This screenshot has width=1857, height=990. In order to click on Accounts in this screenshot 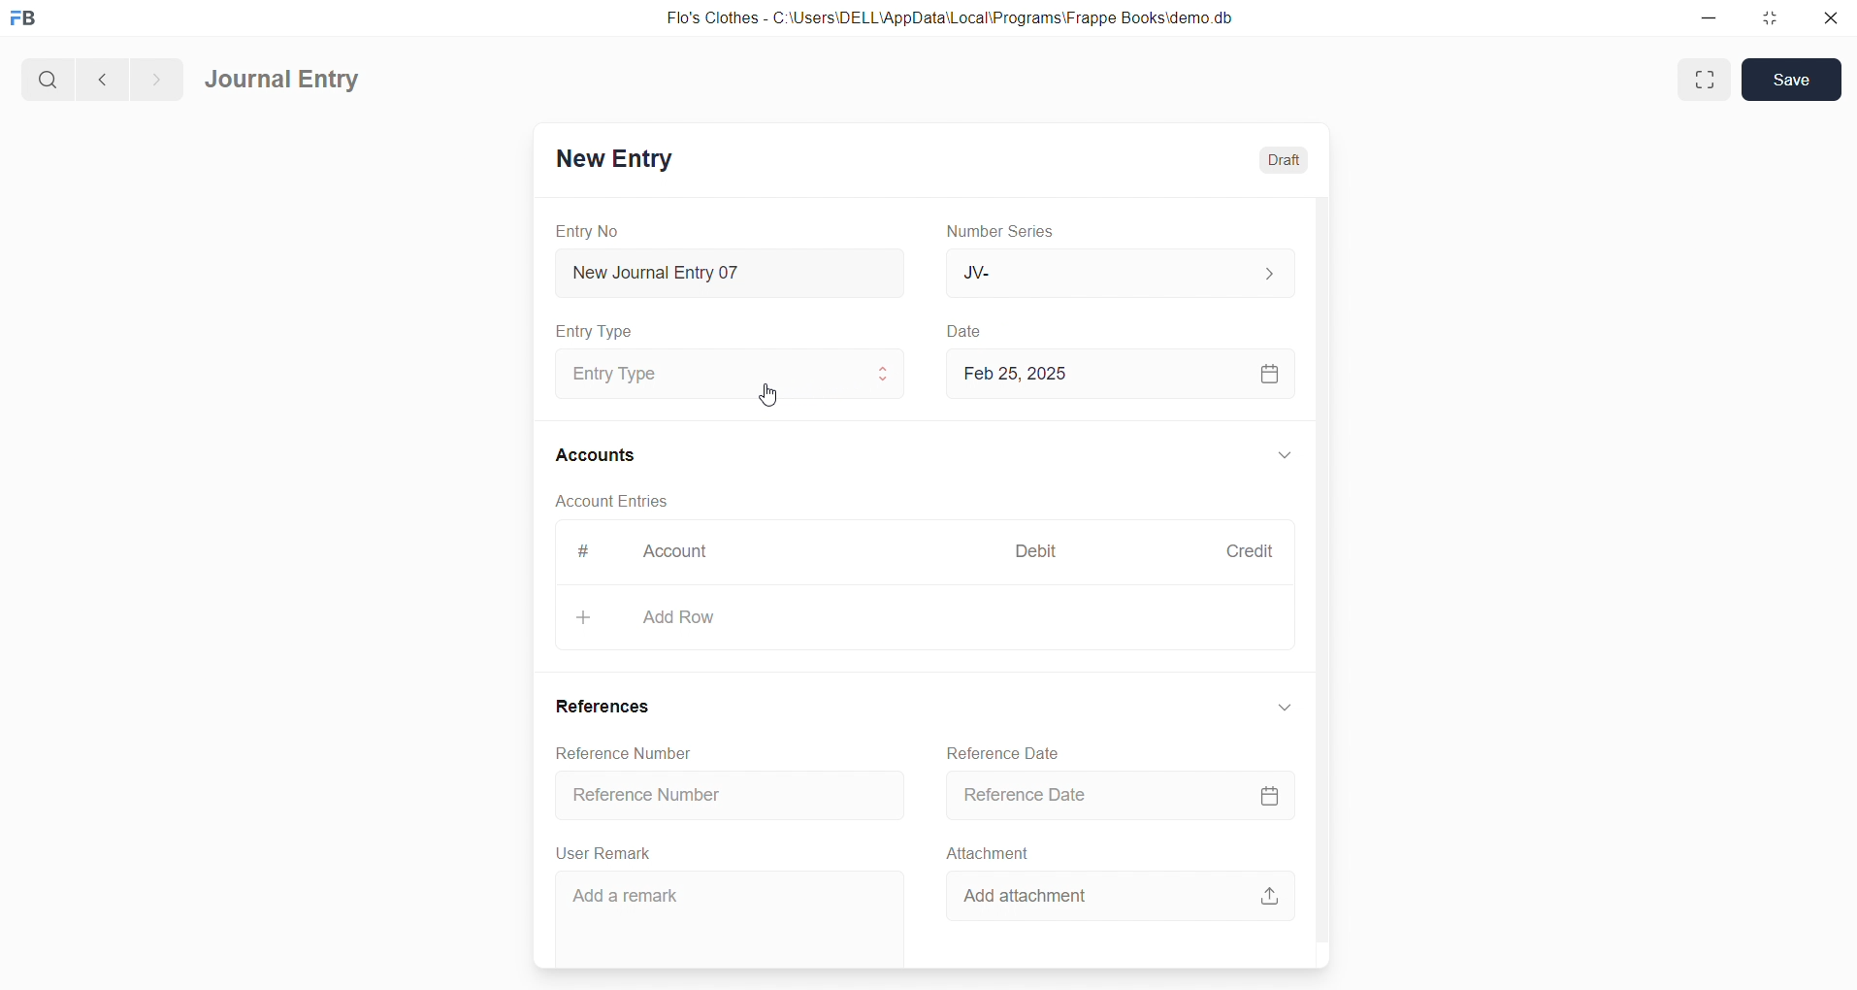, I will do `click(597, 457)`.